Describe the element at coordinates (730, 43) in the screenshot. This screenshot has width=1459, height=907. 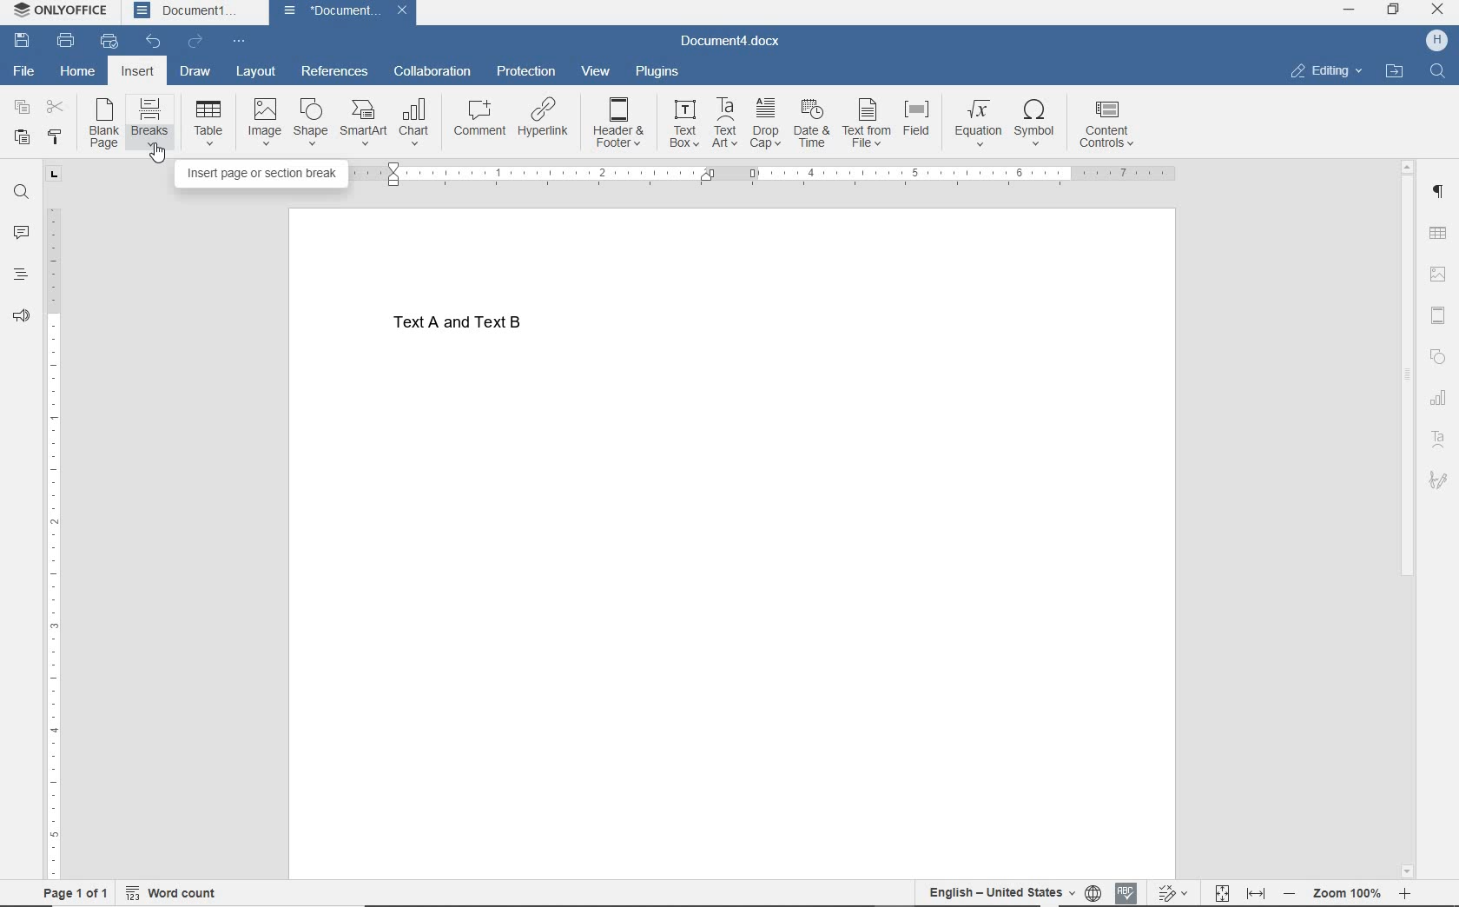
I see `DOCUMENT NAME` at that location.